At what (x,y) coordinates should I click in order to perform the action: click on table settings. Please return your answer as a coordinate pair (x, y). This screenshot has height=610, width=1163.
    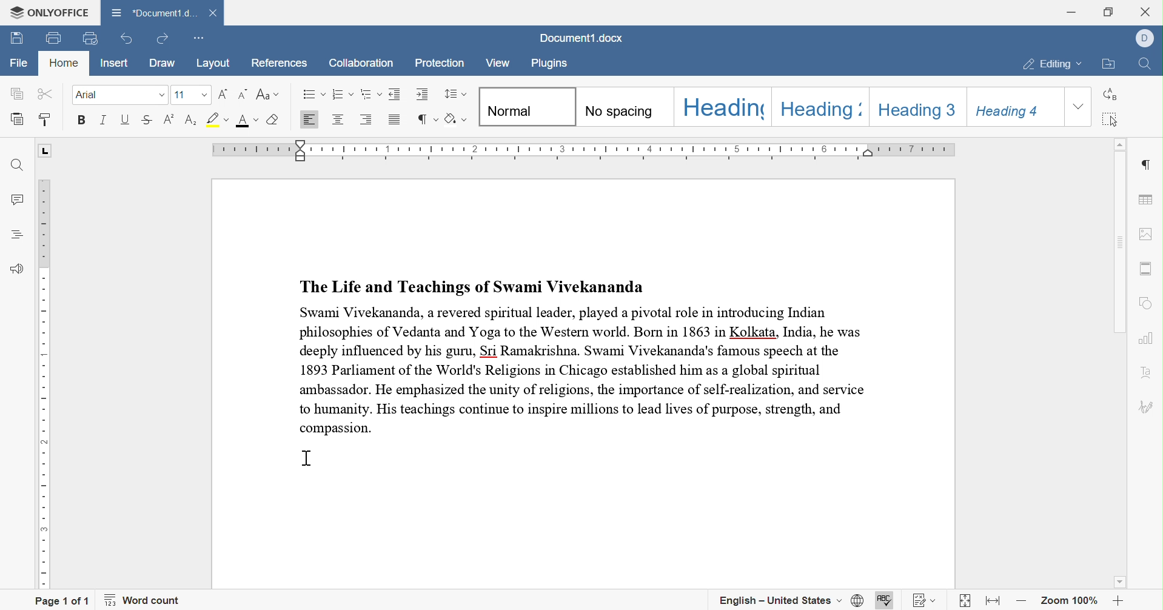
    Looking at the image, I should click on (1147, 201).